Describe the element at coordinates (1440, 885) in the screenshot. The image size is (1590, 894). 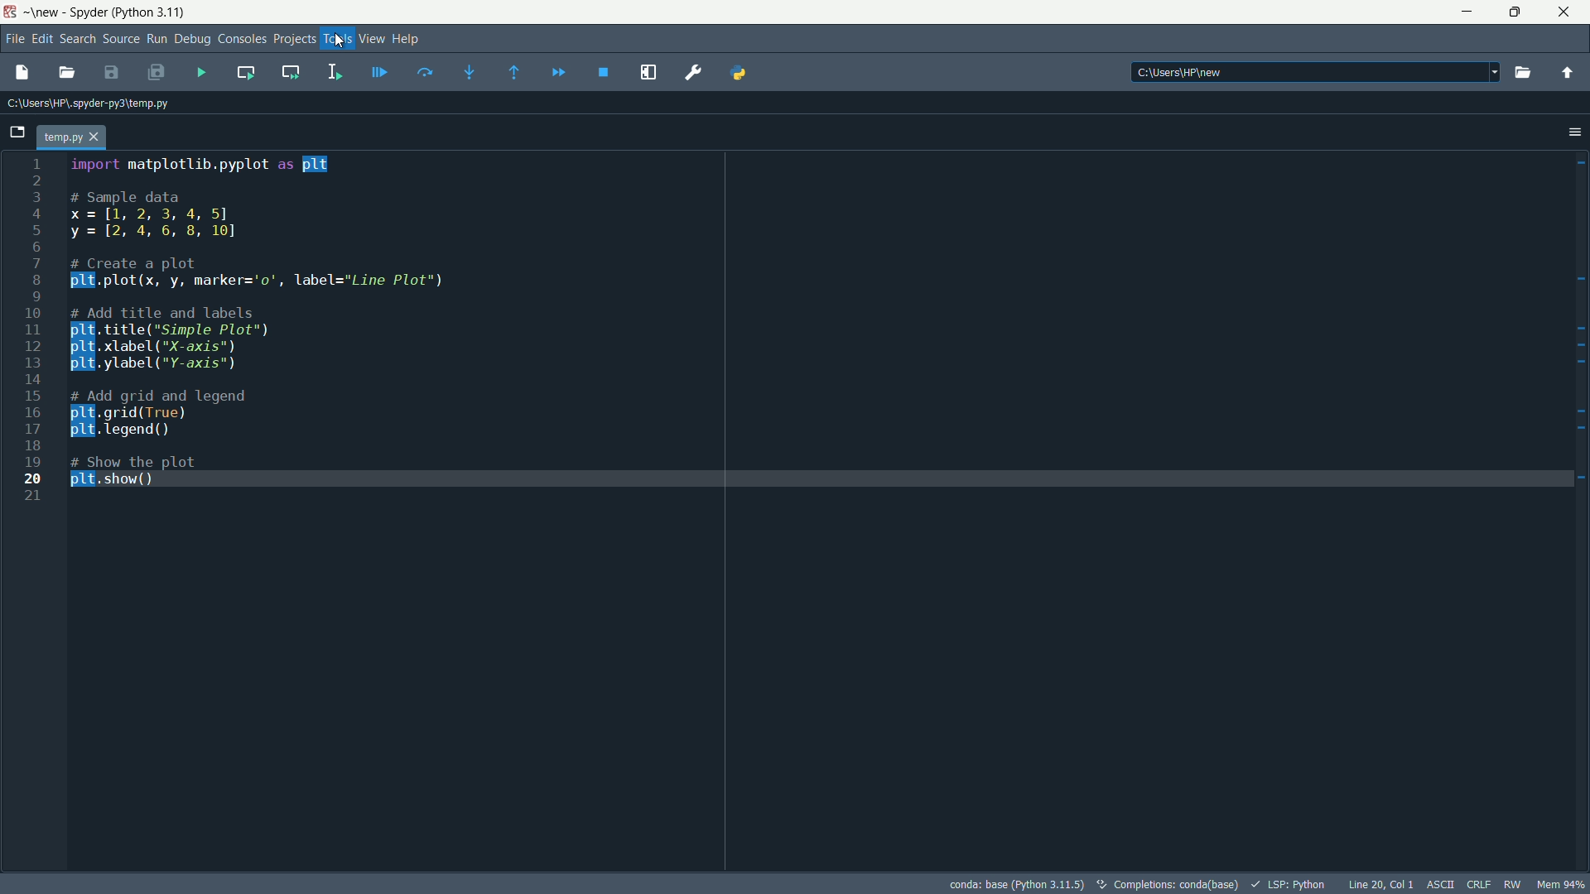
I see `file encoding` at that location.